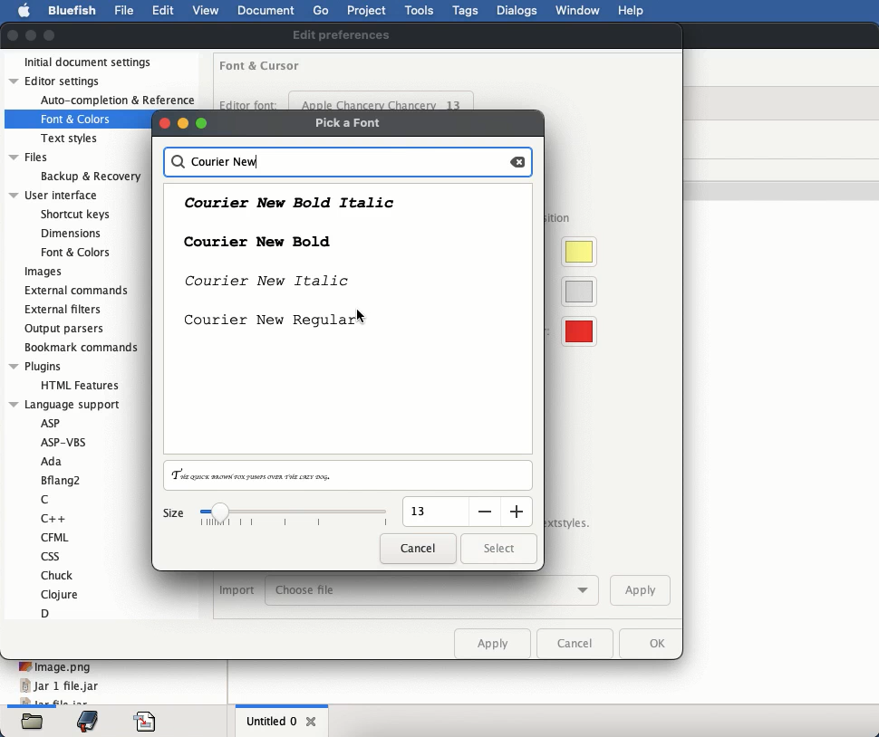 The width and height of the screenshot is (879, 737). What do you see at coordinates (77, 120) in the screenshot?
I see `Font & Colors` at bounding box center [77, 120].